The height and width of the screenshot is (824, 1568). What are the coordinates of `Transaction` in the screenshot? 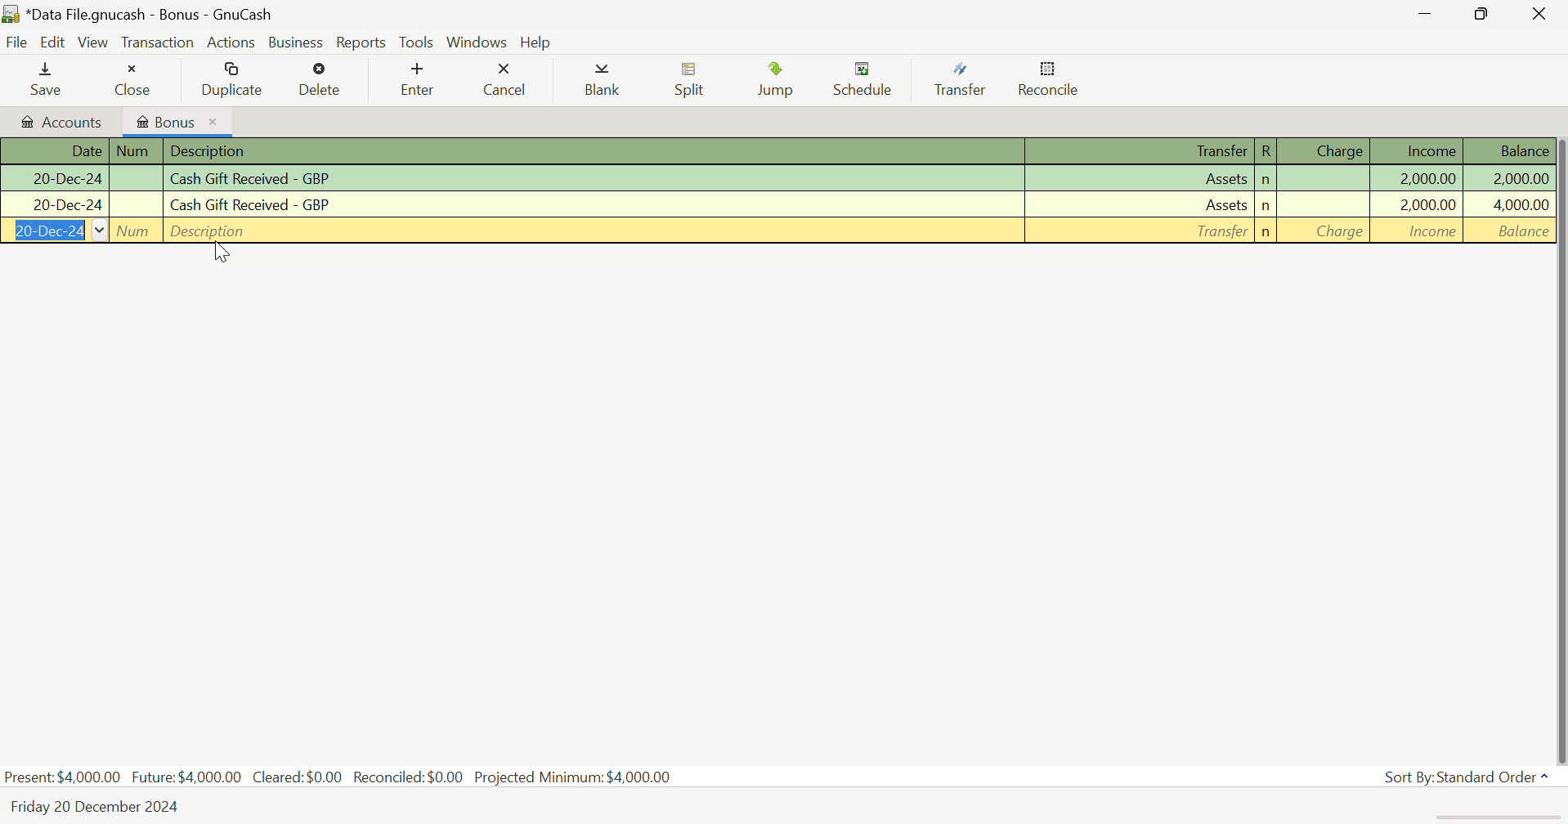 It's located at (156, 41).